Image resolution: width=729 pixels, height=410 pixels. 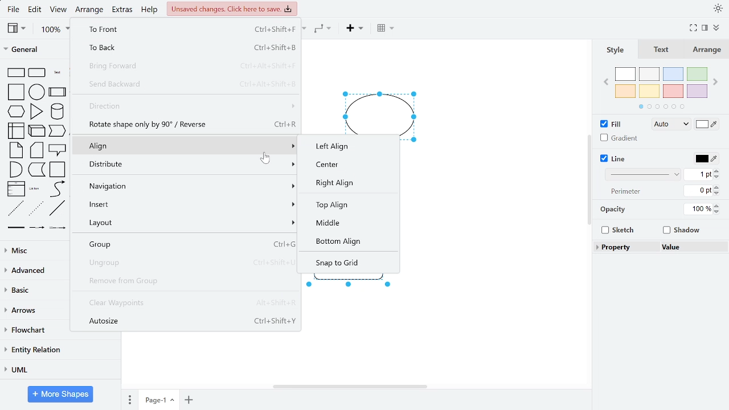 I want to click on hexagon, so click(x=17, y=110).